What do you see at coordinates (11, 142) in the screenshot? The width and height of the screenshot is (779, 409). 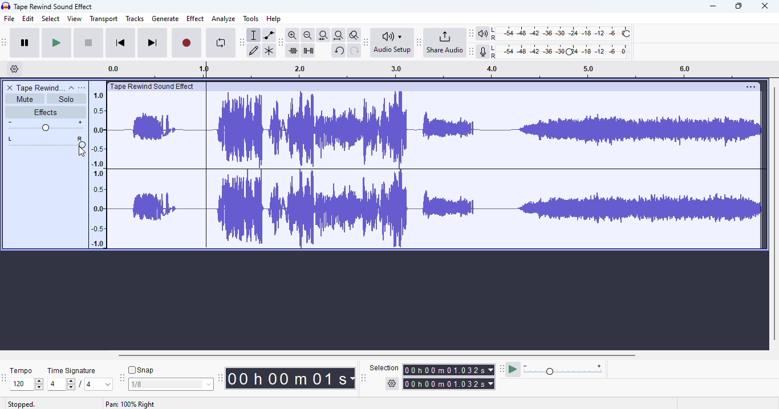 I see `pan left` at bounding box center [11, 142].